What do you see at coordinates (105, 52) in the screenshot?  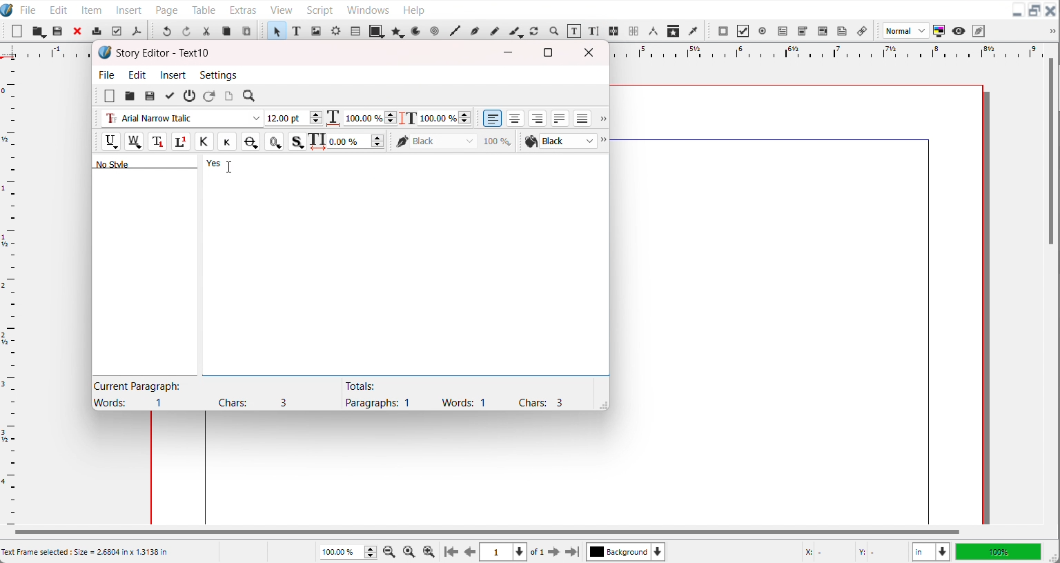 I see `Software logo` at bounding box center [105, 52].